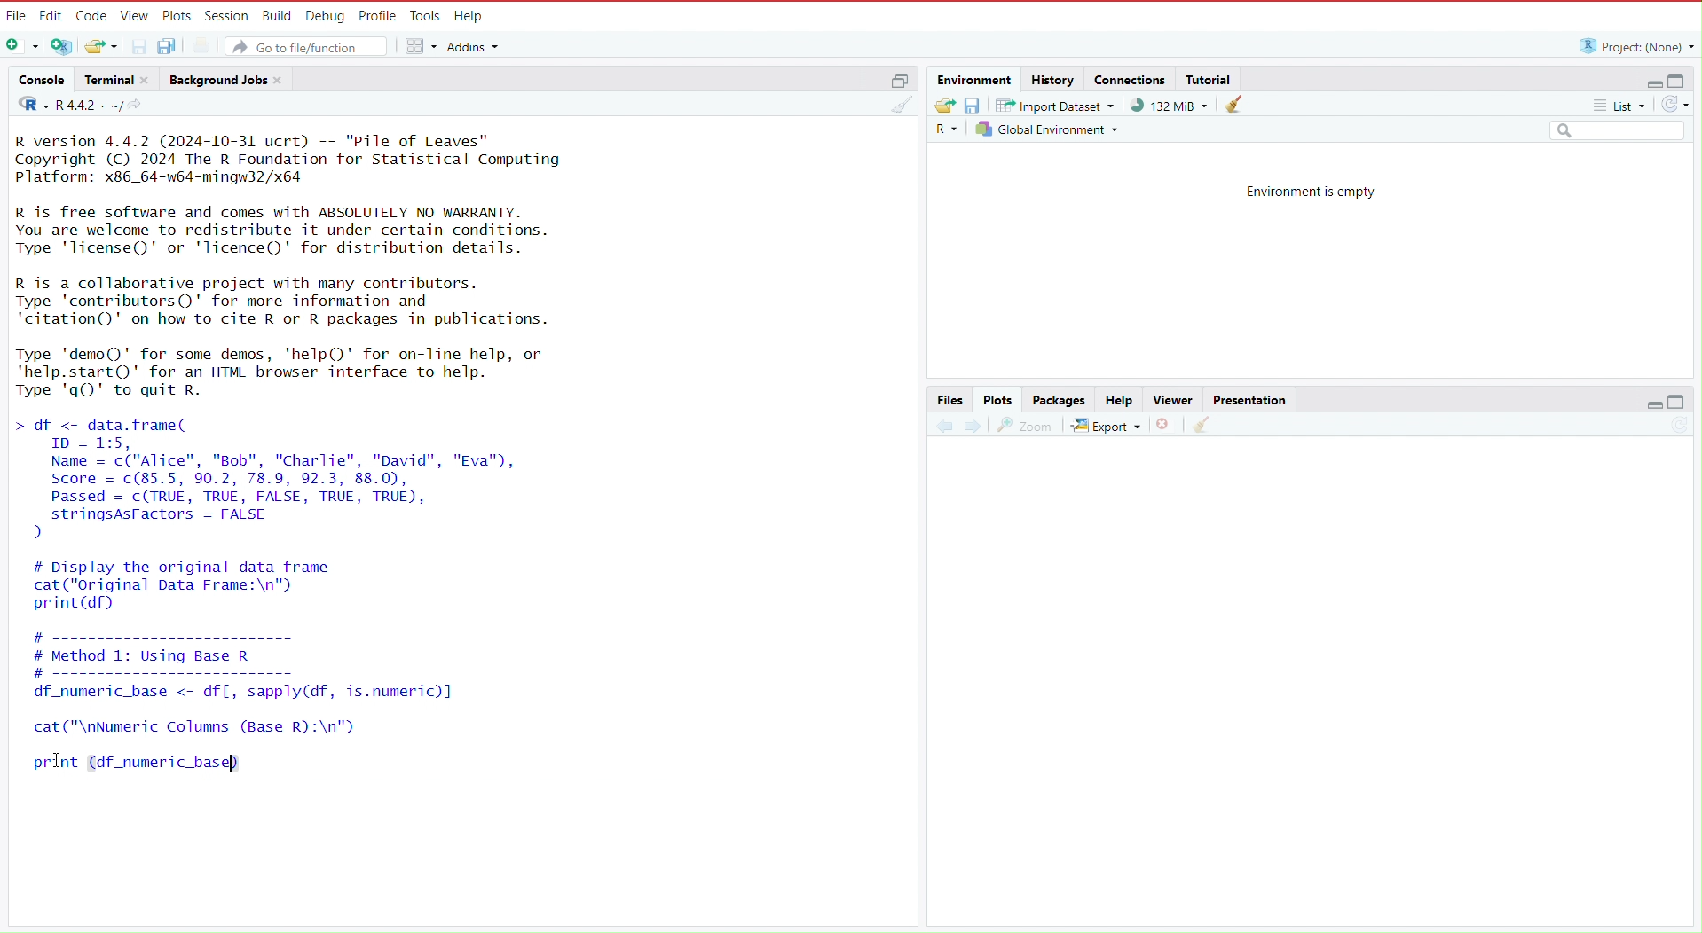 The width and height of the screenshot is (1702, 933). Describe the element at coordinates (1211, 79) in the screenshot. I see `Tutorial` at that location.